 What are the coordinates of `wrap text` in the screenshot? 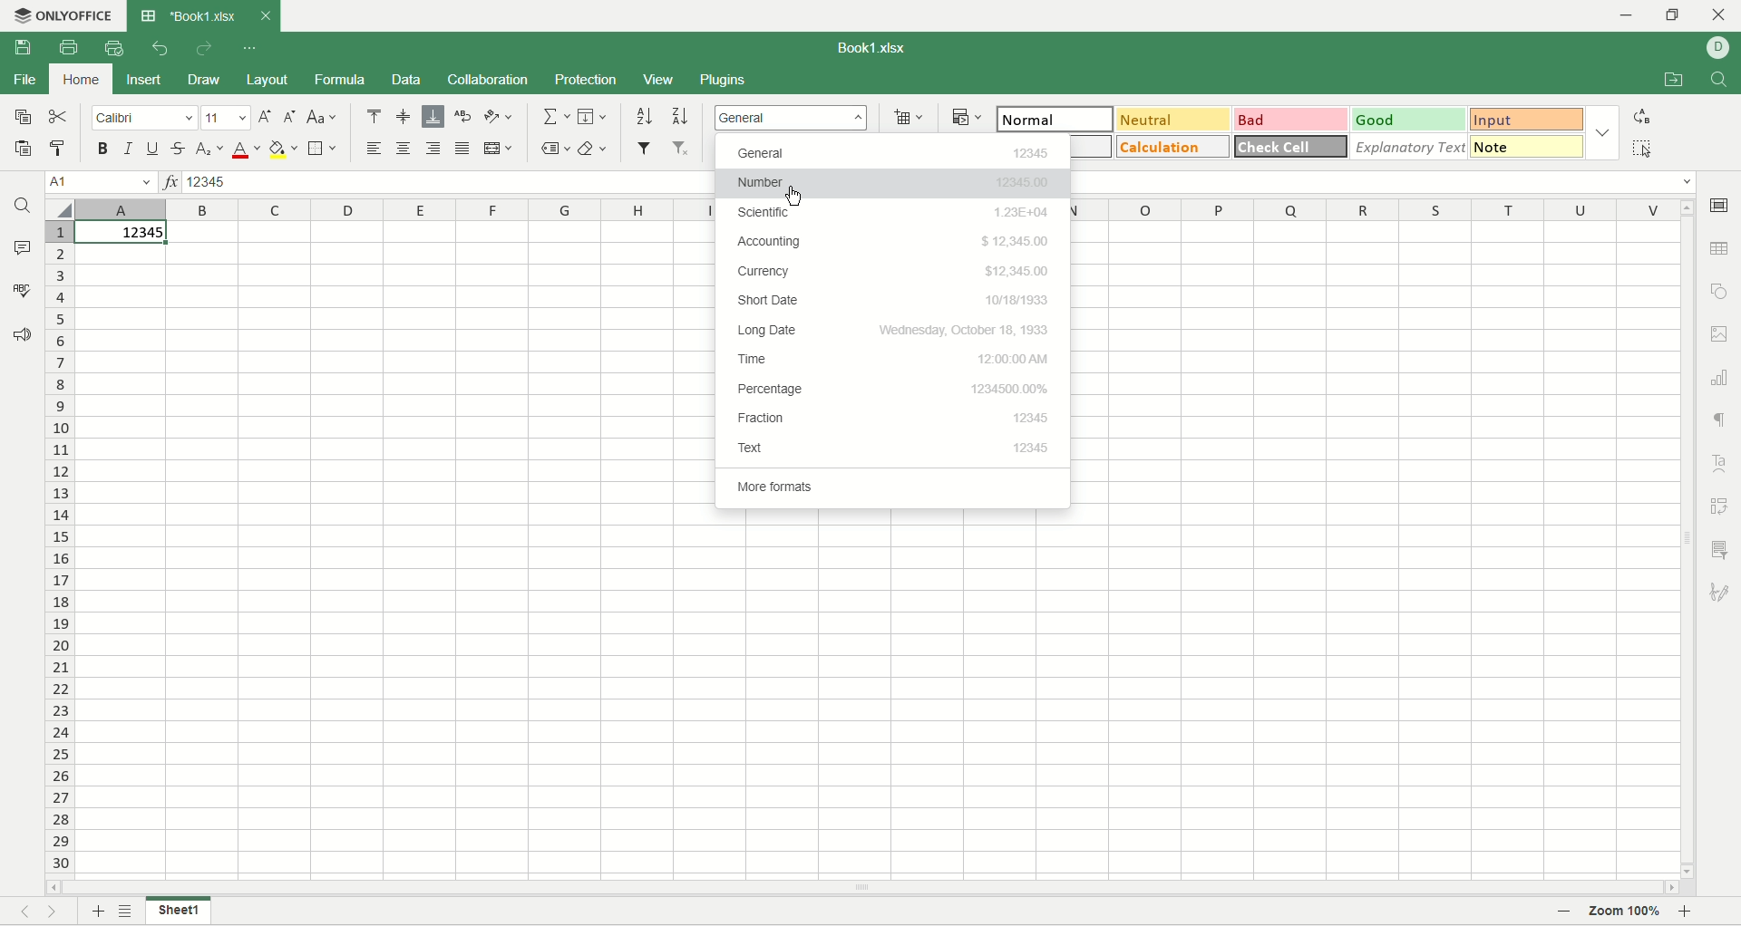 It's located at (464, 117).